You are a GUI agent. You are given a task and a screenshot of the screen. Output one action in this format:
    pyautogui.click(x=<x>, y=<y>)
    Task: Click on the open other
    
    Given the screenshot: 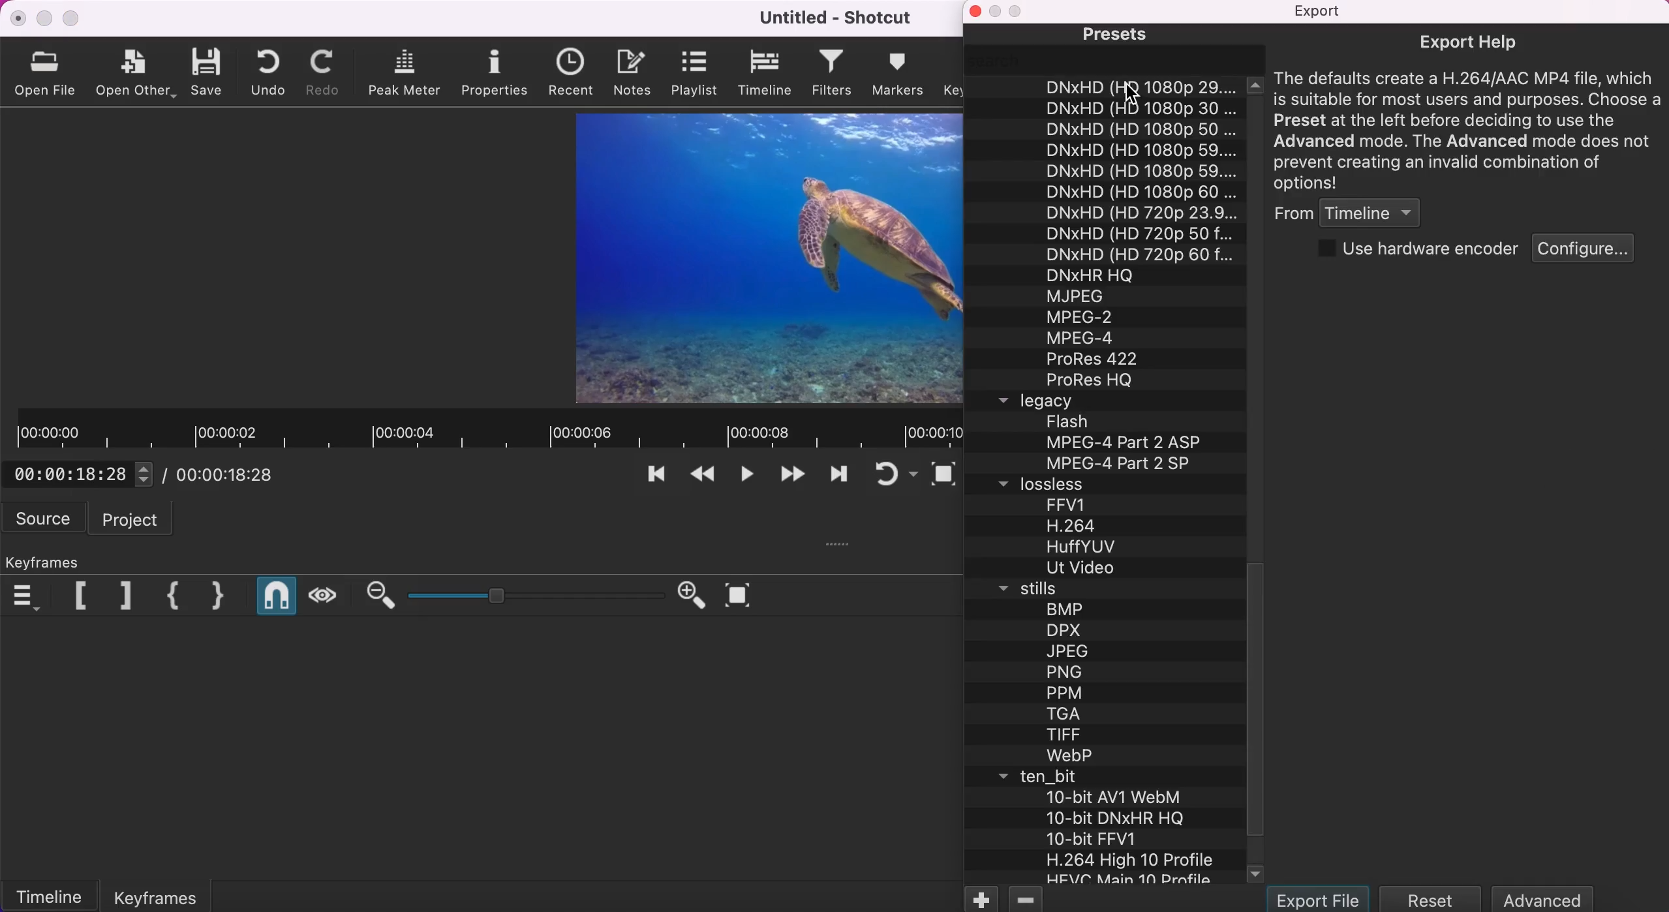 What is the action you would take?
    pyautogui.click(x=136, y=73)
    